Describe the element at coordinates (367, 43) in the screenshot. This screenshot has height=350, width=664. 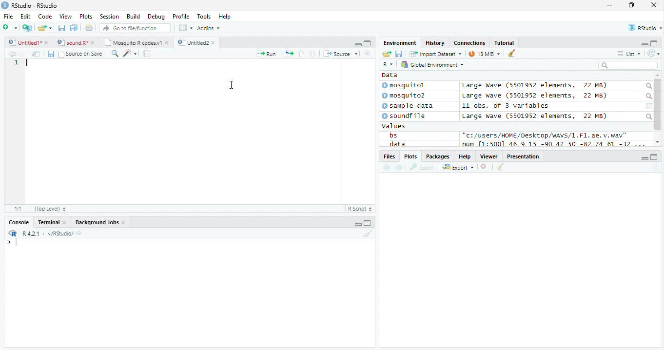
I see `Full screen` at that location.